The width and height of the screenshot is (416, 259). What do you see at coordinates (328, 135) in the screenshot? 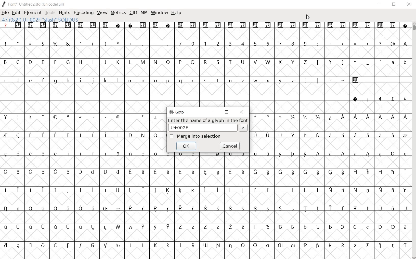
I see `speciial letter` at bounding box center [328, 135].